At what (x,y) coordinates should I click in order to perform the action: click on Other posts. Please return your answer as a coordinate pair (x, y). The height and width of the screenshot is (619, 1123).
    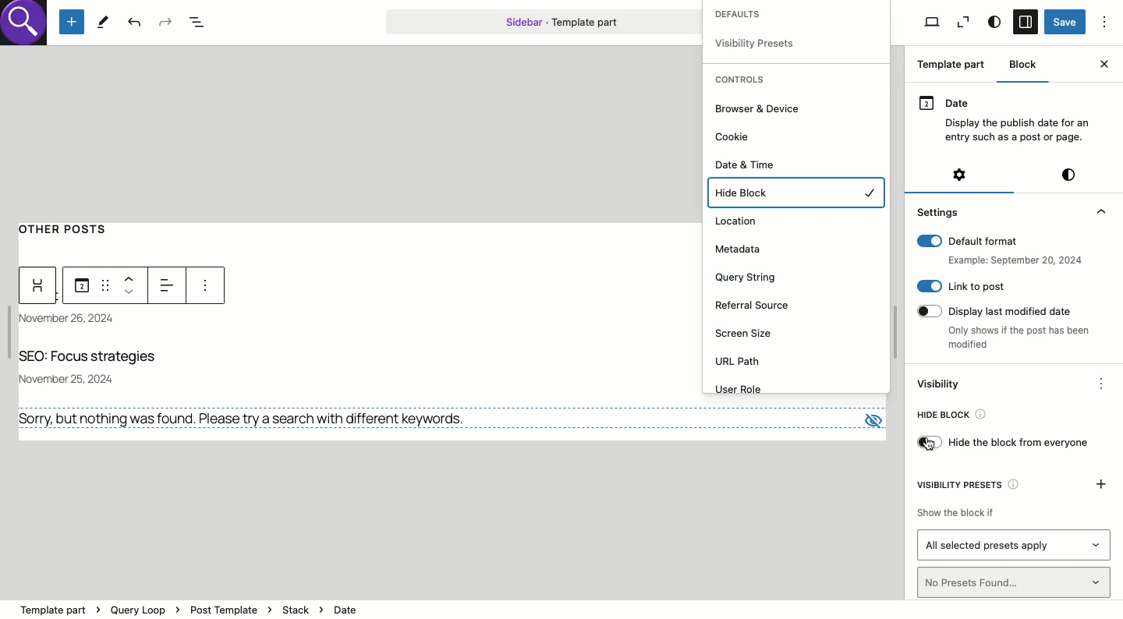
    Looking at the image, I should click on (71, 227).